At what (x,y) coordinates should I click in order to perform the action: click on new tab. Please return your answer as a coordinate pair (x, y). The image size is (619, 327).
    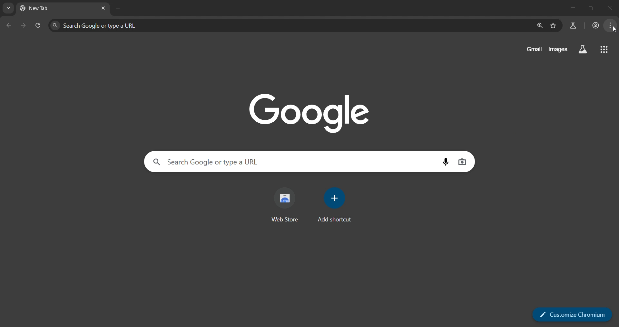
    Looking at the image, I should click on (117, 8).